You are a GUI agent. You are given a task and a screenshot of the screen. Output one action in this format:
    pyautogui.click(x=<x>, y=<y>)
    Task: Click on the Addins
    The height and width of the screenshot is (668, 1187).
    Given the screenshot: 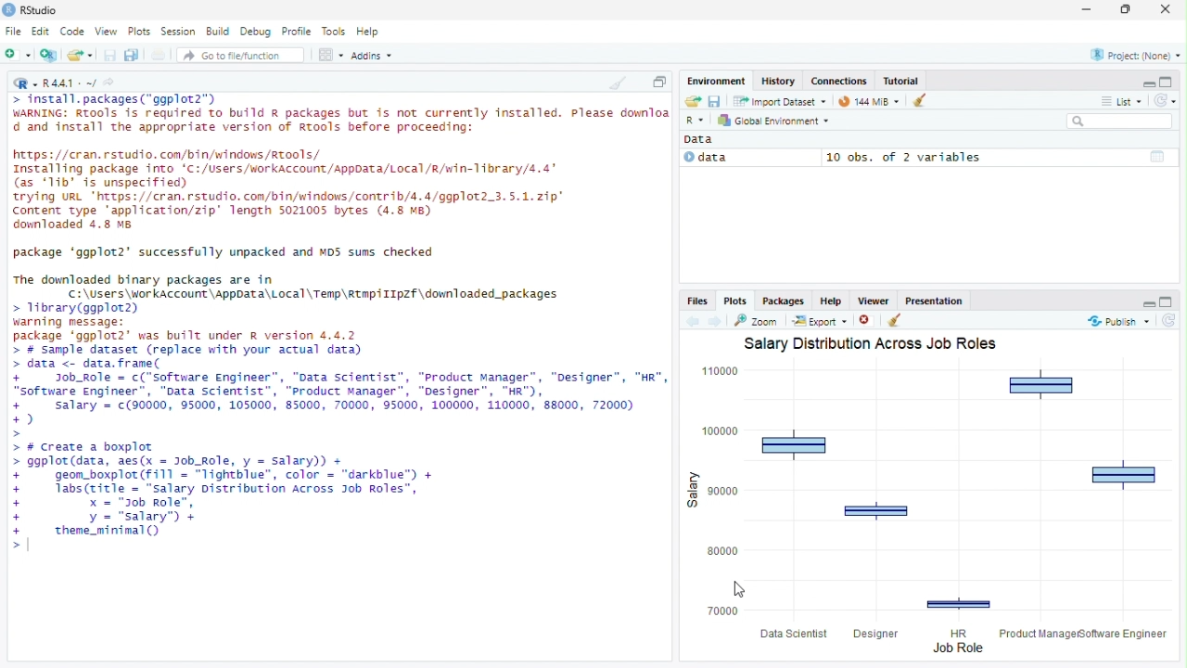 What is the action you would take?
    pyautogui.click(x=371, y=54)
    